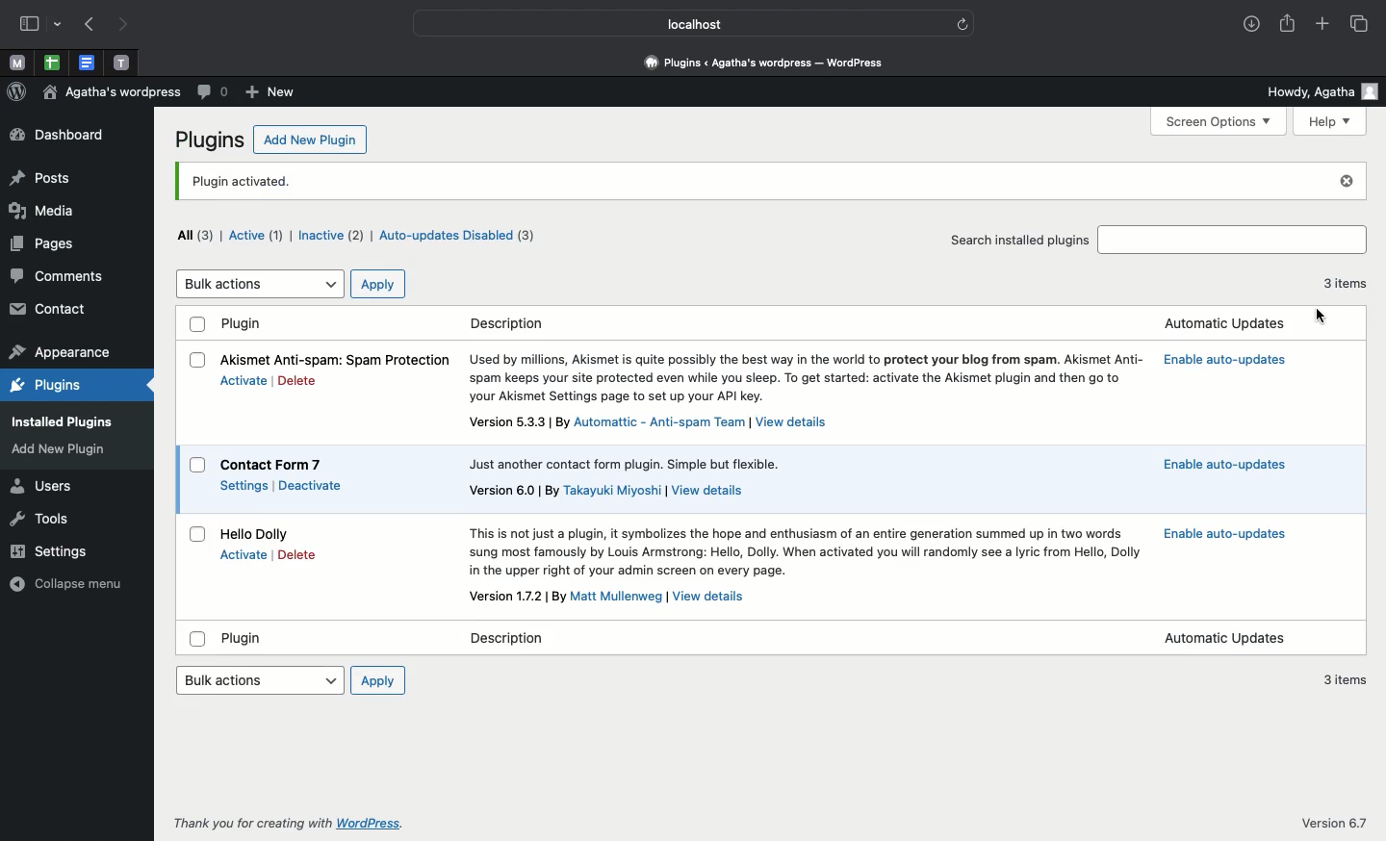 The image size is (1386, 841). I want to click on Previous page, so click(87, 25).